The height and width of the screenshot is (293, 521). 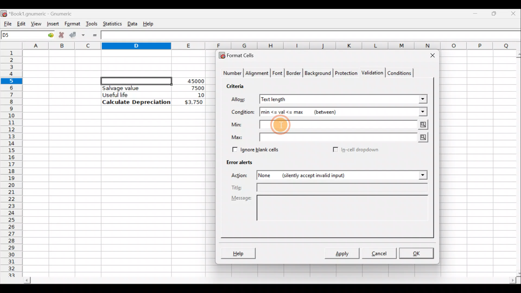 What do you see at coordinates (418, 175) in the screenshot?
I see `Action drop down` at bounding box center [418, 175].